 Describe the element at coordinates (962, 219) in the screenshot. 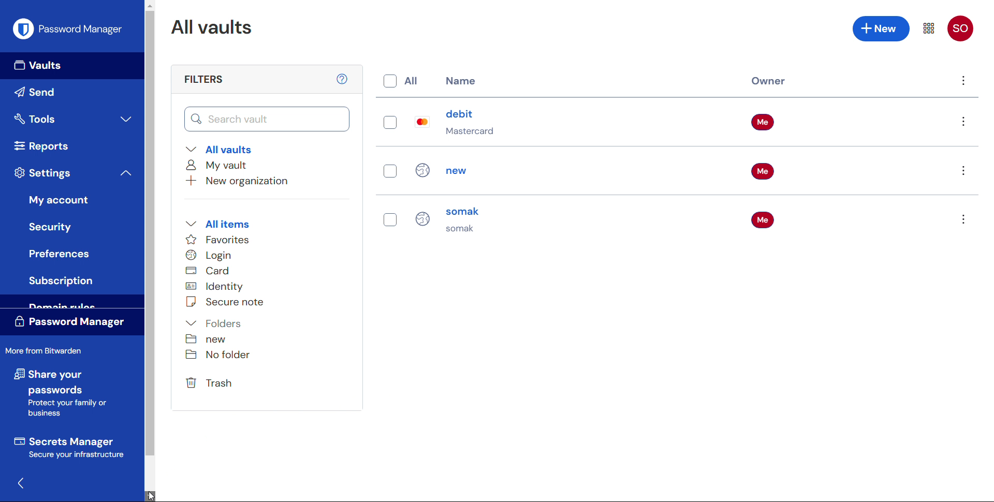

I see `Options for entry "somak"` at that location.